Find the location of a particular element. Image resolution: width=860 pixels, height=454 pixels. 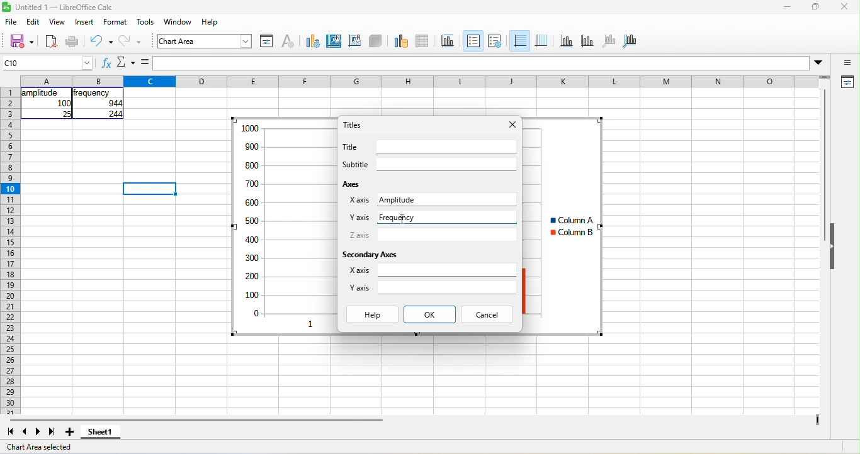

save is located at coordinates (21, 42).